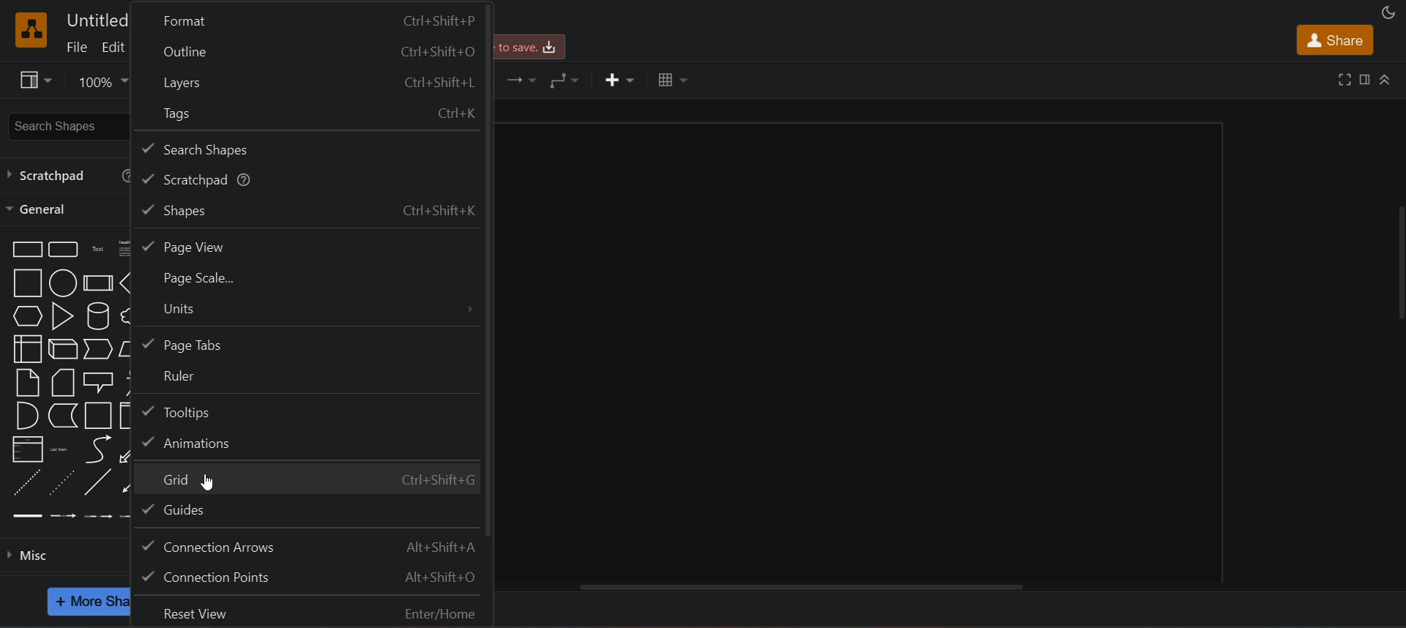 Image resolution: width=1406 pixels, height=628 pixels. Describe the element at coordinates (312, 82) in the screenshot. I see `layers` at that location.